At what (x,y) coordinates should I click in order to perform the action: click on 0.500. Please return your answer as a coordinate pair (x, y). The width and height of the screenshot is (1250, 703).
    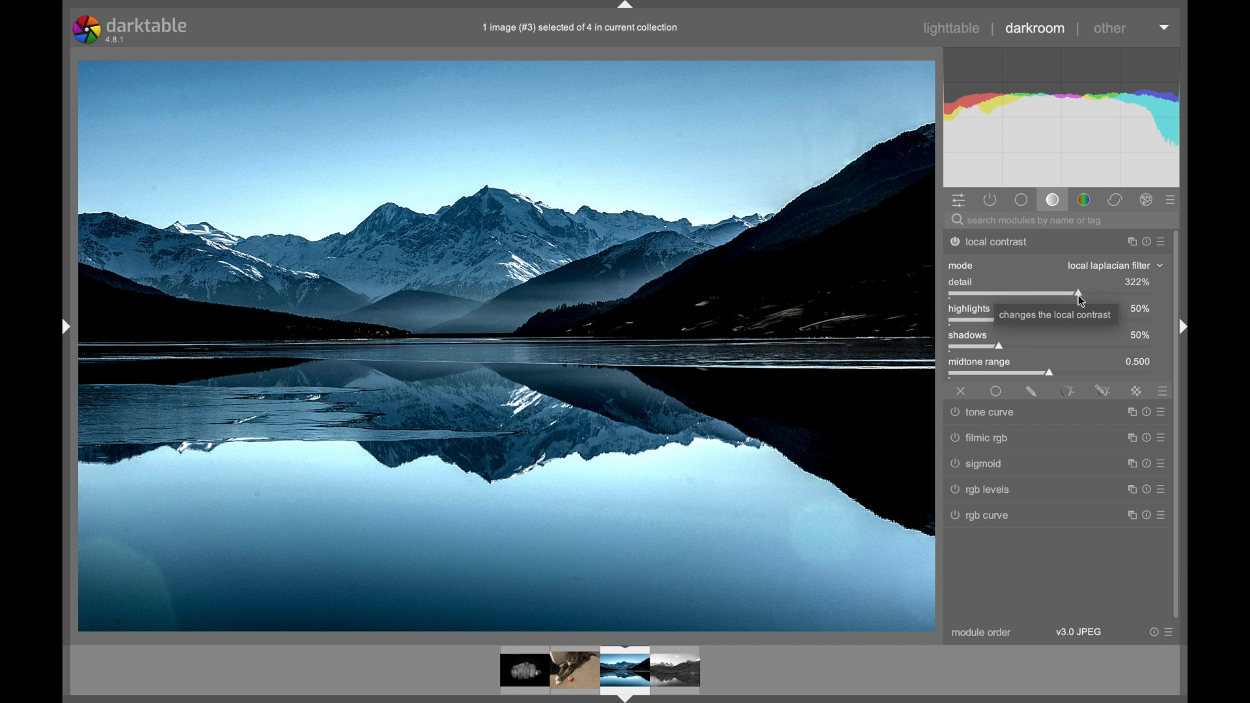
    Looking at the image, I should click on (1139, 362).